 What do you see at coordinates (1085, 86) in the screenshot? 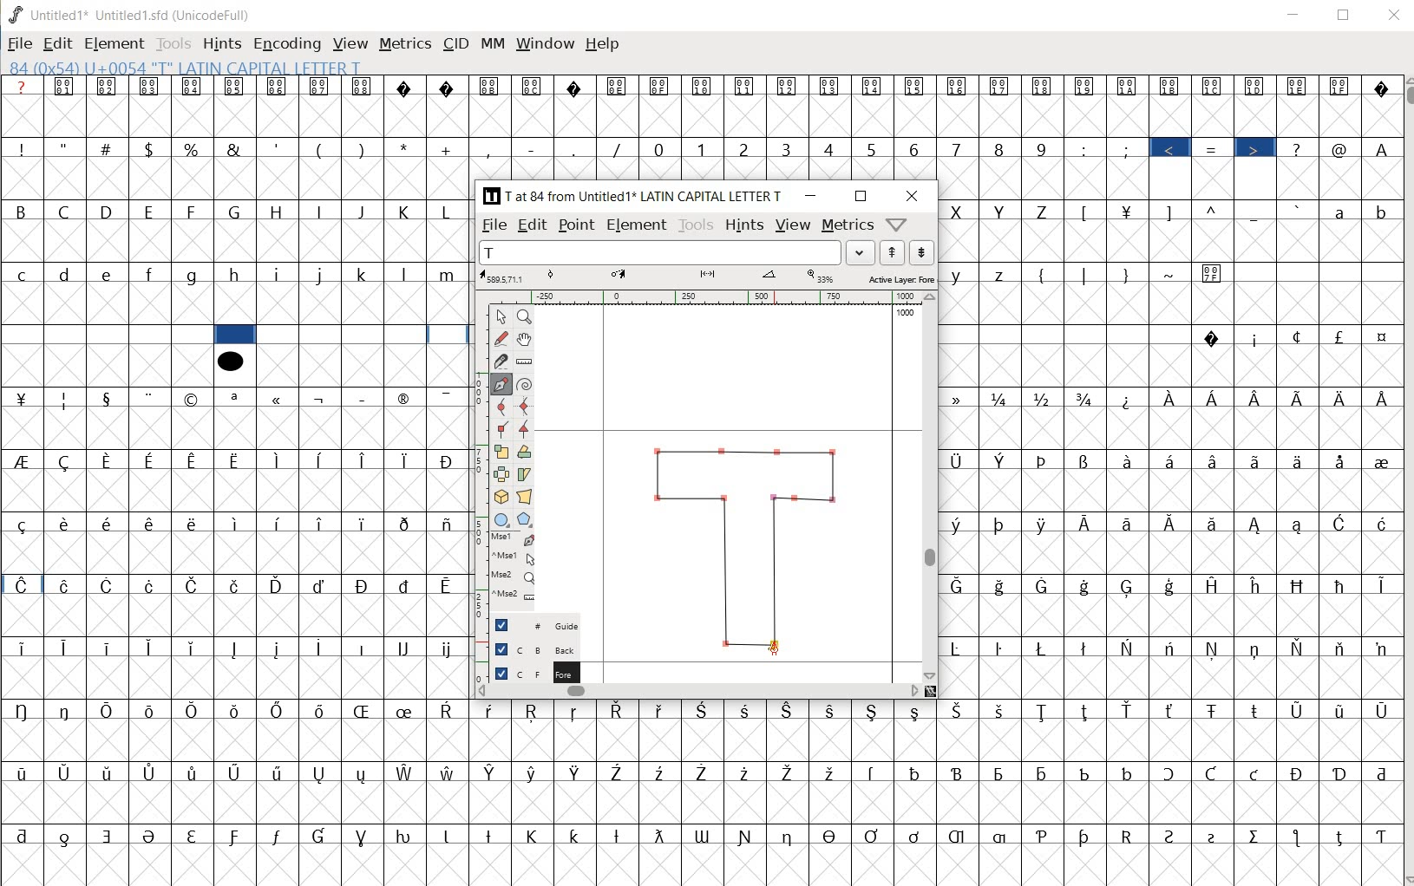
I see `Symbol` at bounding box center [1085, 86].